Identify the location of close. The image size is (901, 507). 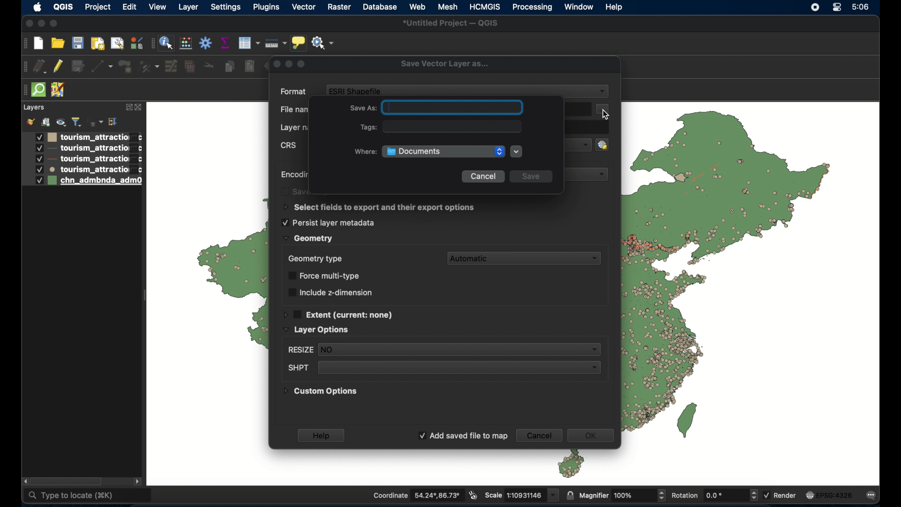
(139, 108).